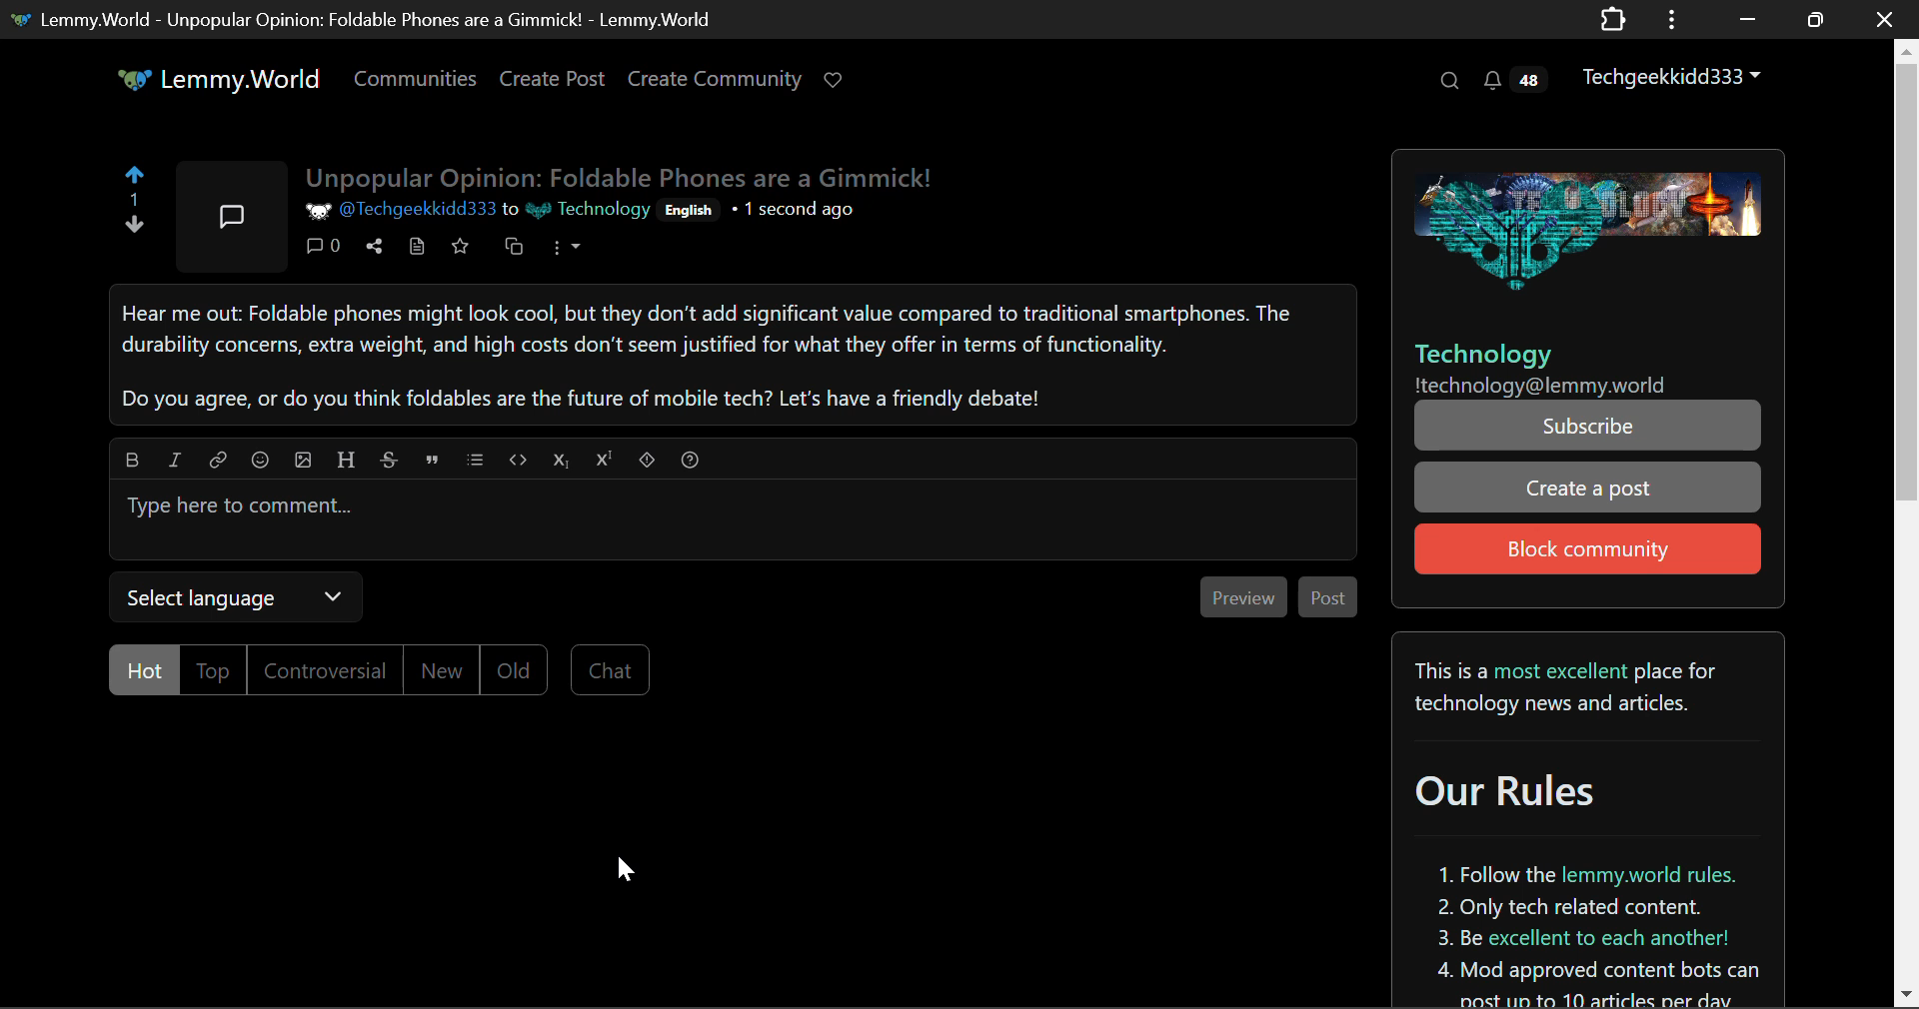  Describe the element at coordinates (215, 670) in the screenshot. I see `Top Comment Filter Unselected` at that location.